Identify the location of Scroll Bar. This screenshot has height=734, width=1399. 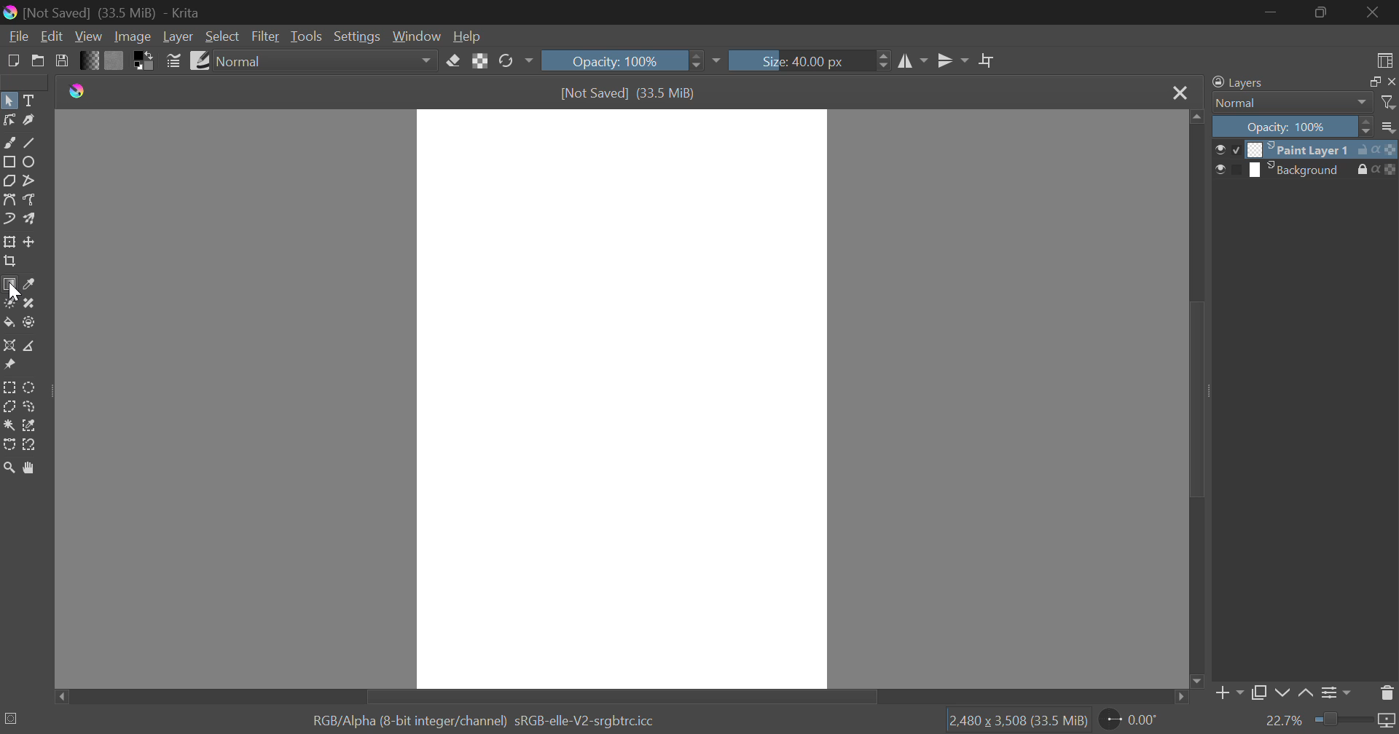
(624, 695).